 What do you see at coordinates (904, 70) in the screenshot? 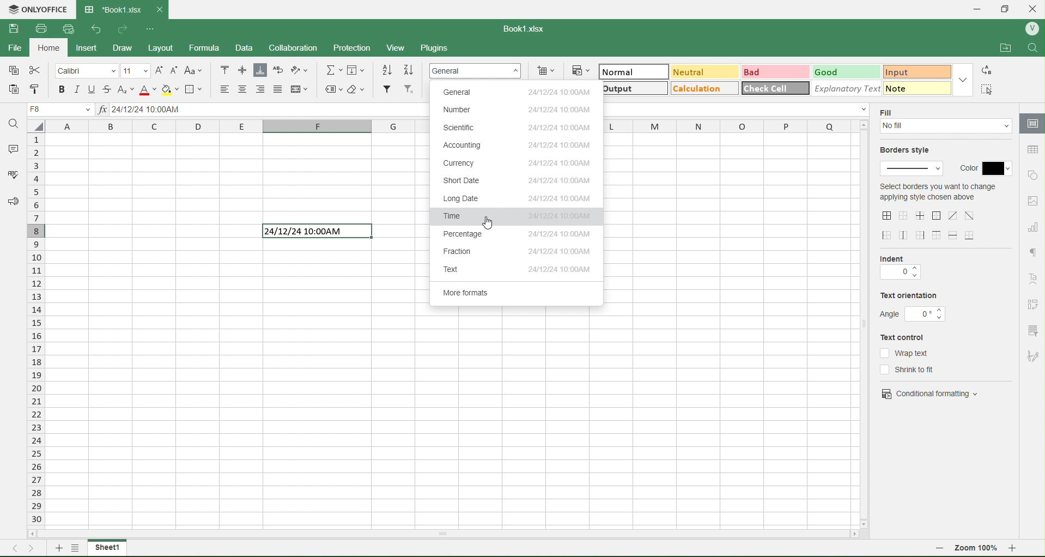
I see `input` at bounding box center [904, 70].